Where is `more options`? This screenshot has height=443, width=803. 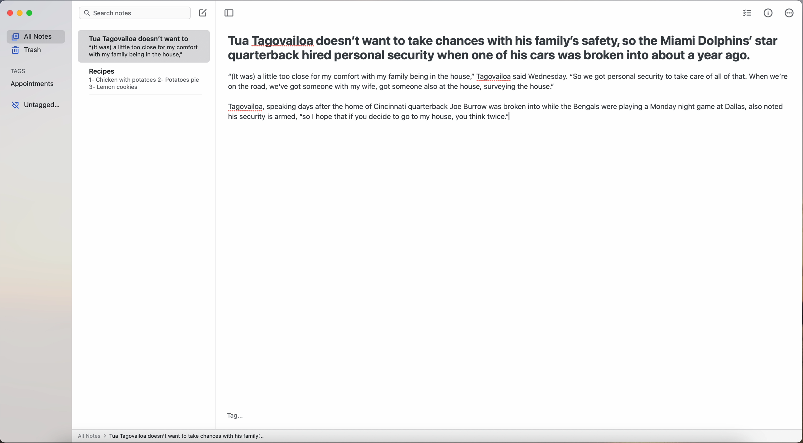
more options is located at coordinates (789, 13).